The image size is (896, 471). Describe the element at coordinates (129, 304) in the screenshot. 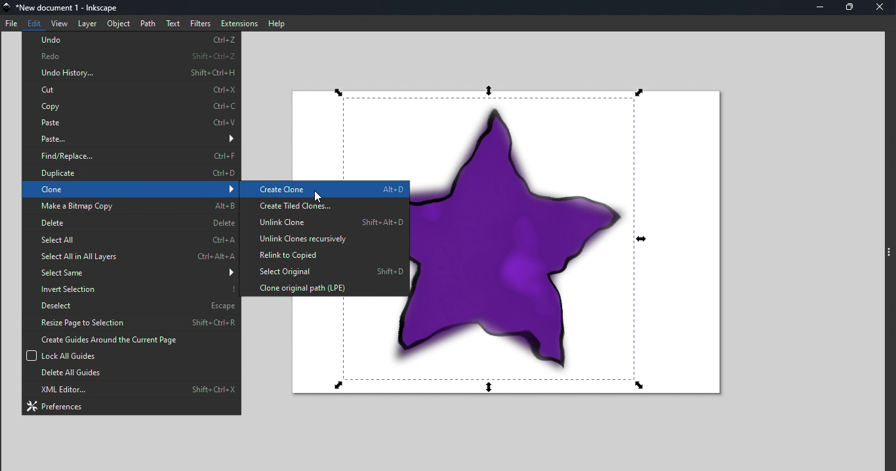

I see `Deselect` at that location.